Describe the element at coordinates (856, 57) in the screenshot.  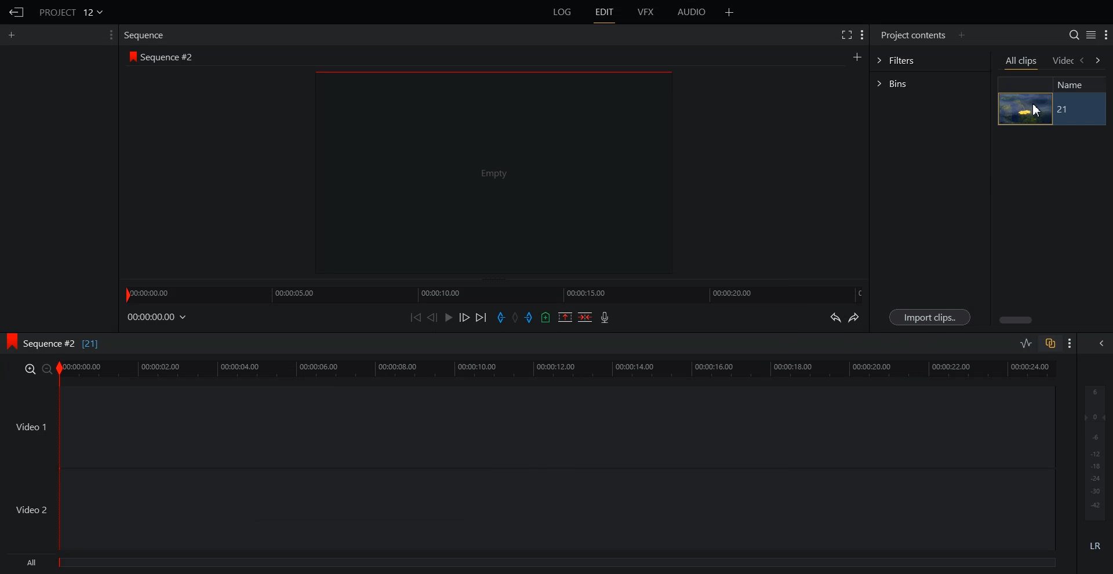
I see `Create Sequence` at that location.